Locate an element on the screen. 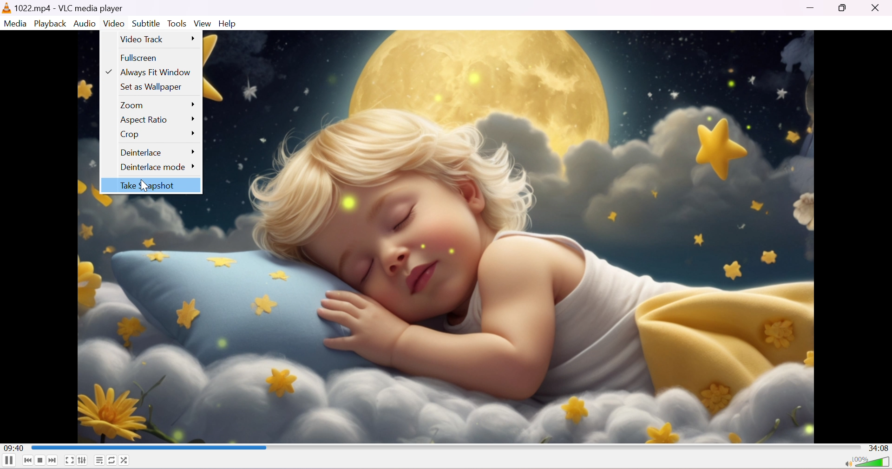 The height and width of the screenshot is (469, 892). Mute is located at coordinates (846, 462).